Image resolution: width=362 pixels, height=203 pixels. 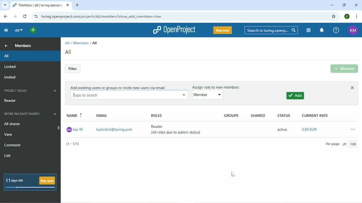 What do you see at coordinates (333, 16) in the screenshot?
I see `Bookmark this tab` at bounding box center [333, 16].